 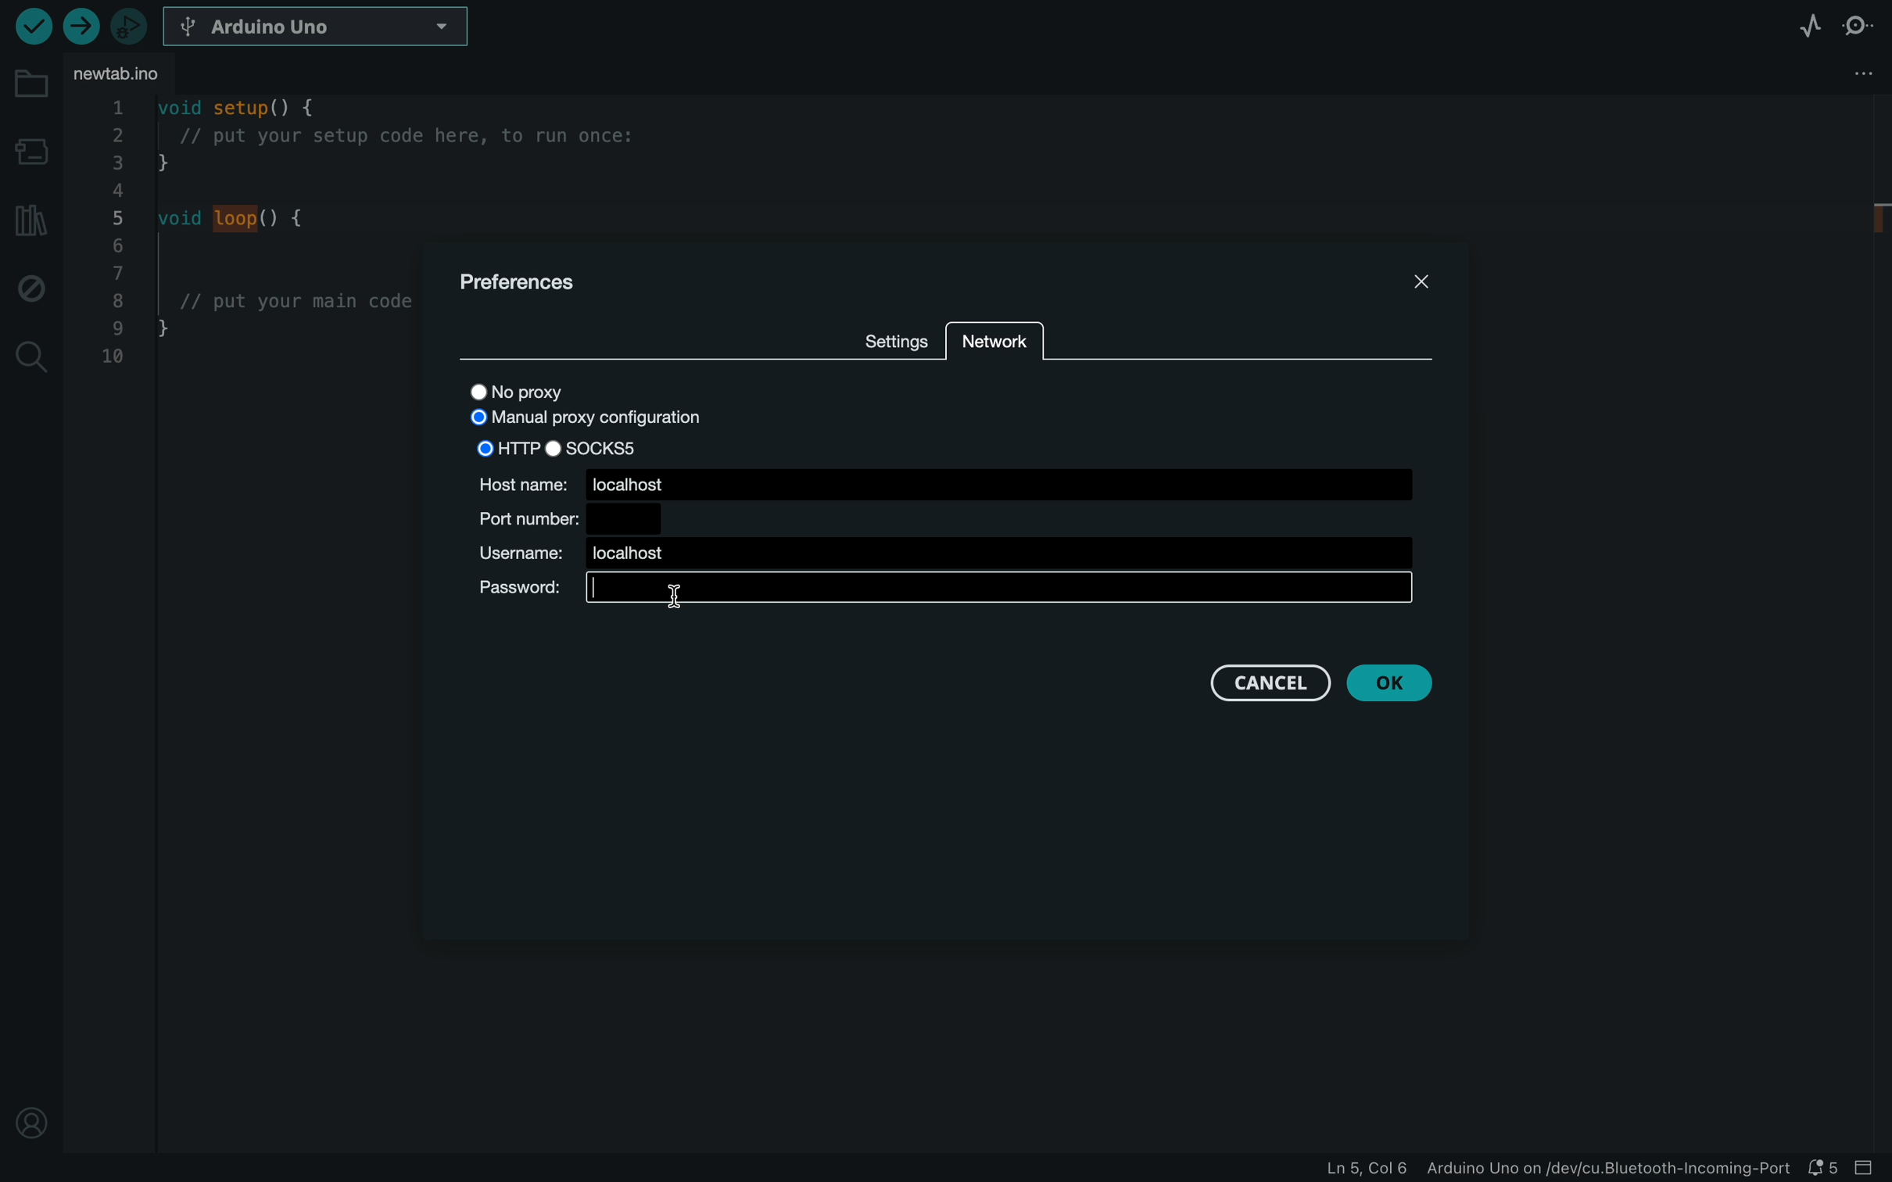 What do you see at coordinates (1827, 1169) in the screenshot?
I see `notification` at bounding box center [1827, 1169].